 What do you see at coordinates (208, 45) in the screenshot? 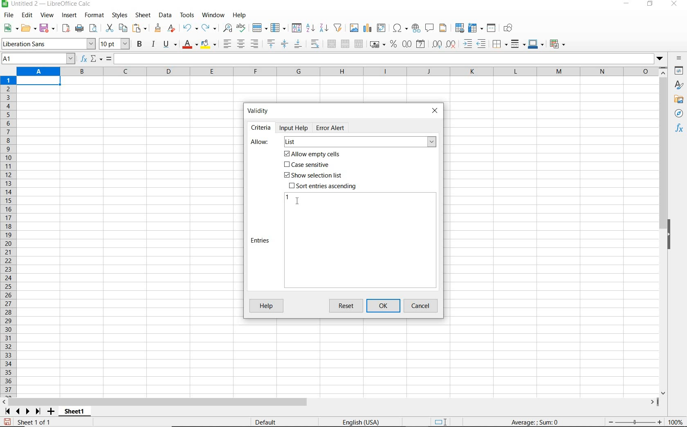
I see `background color` at bounding box center [208, 45].